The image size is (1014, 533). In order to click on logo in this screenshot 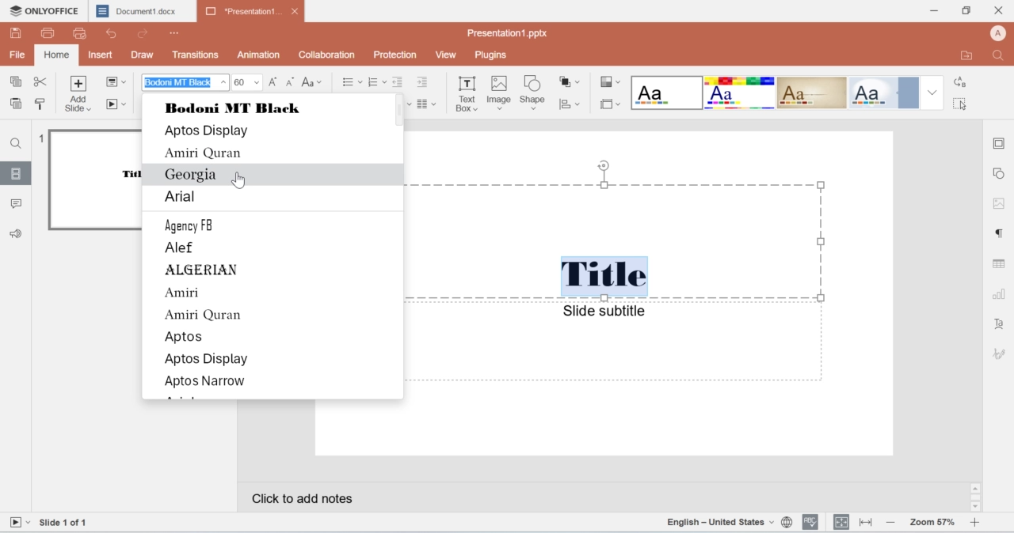, I will do `click(43, 10)`.